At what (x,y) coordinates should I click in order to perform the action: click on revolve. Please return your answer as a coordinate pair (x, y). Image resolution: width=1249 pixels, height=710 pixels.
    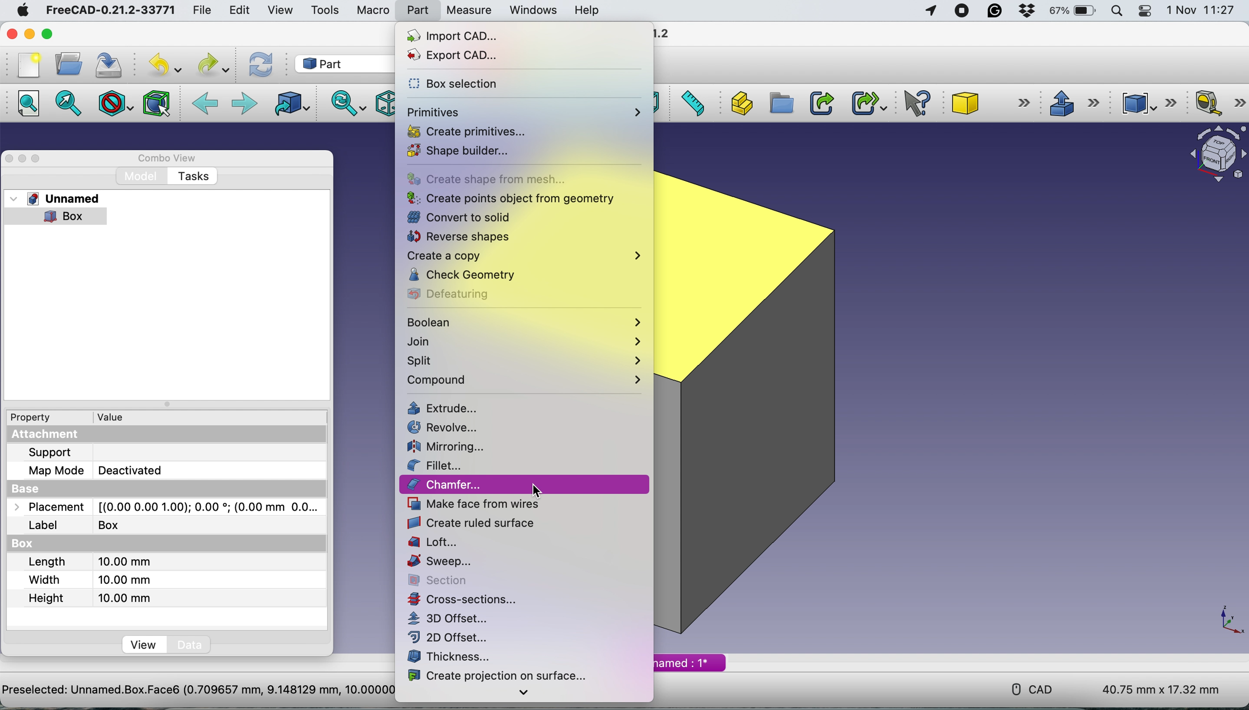
    Looking at the image, I should click on (445, 427).